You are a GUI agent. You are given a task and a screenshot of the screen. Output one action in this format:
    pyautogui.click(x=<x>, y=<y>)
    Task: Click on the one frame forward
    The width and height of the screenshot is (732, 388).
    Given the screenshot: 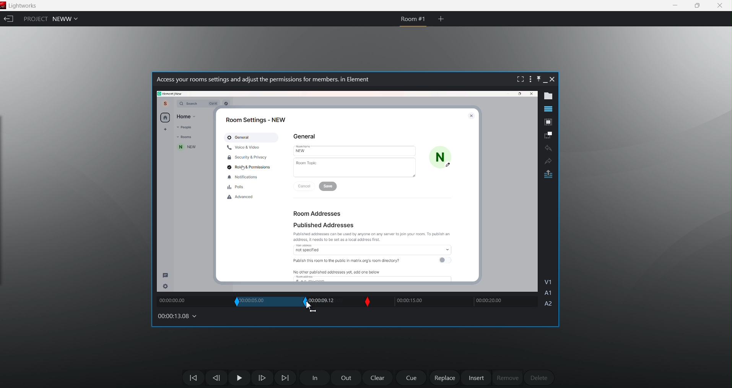 What is the action you would take?
    pyautogui.click(x=261, y=377)
    